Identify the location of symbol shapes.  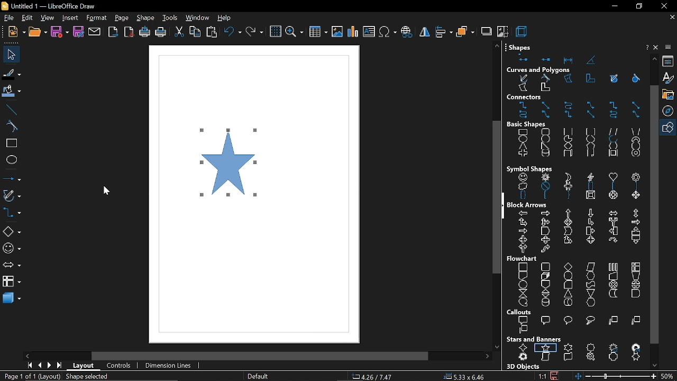
(577, 187).